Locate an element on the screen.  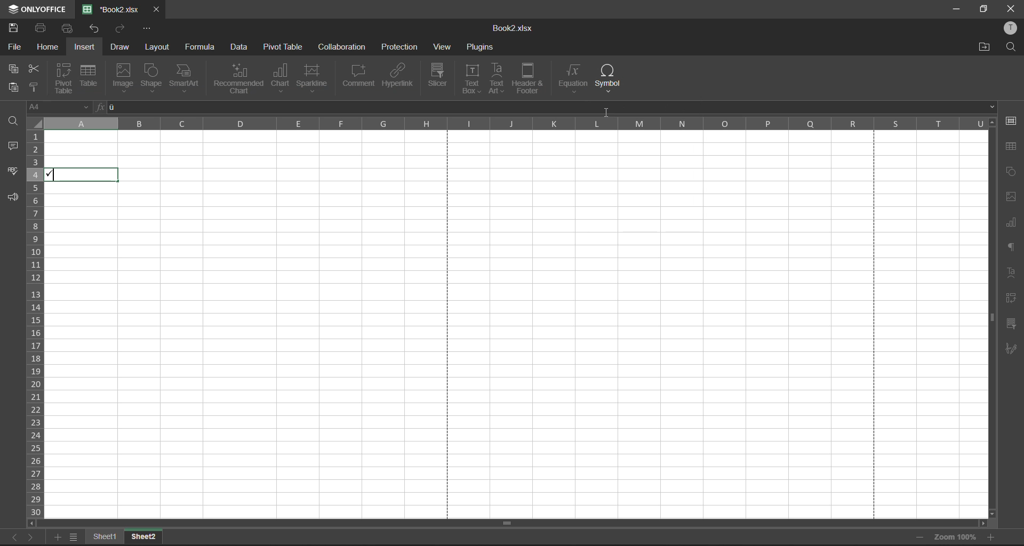
table is located at coordinates (1011, 147).